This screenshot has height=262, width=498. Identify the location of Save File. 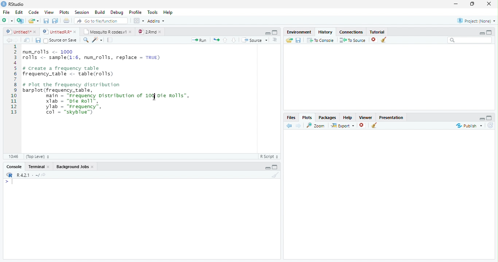
(299, 40).